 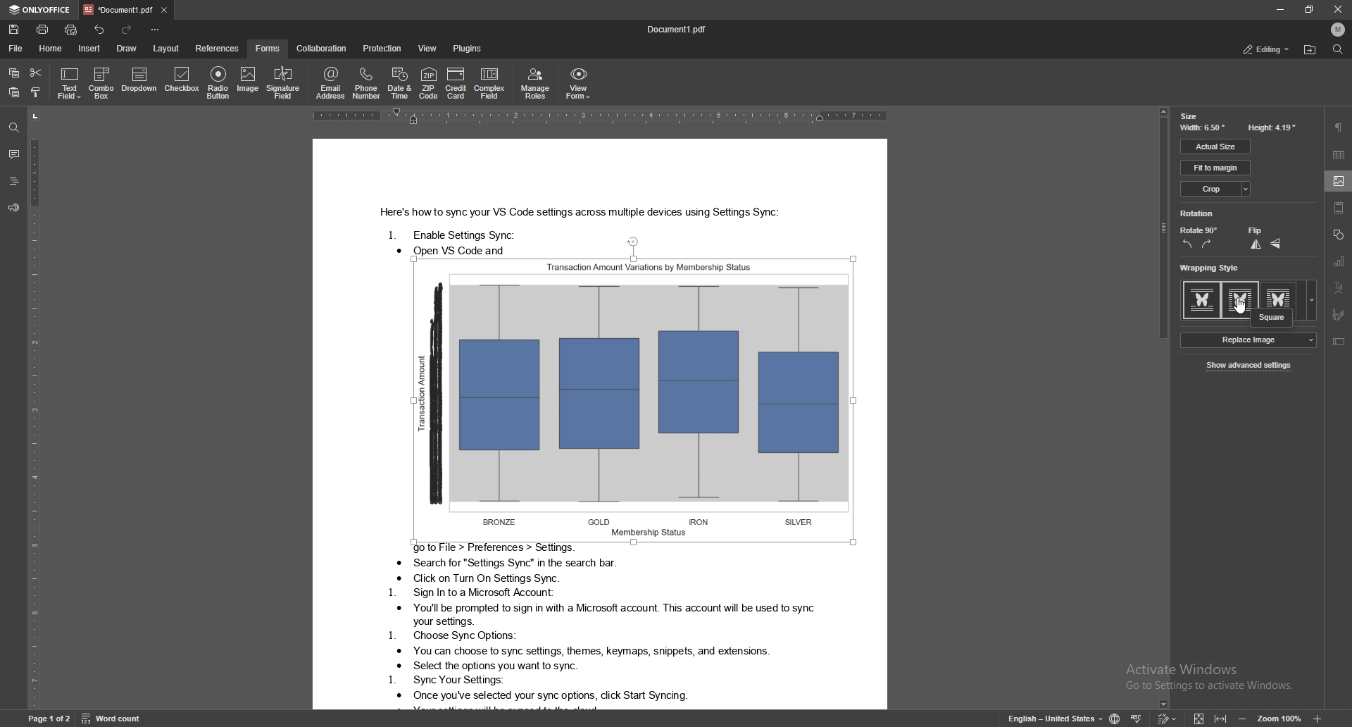 I want to click on Text, so click(x=596, y=626).